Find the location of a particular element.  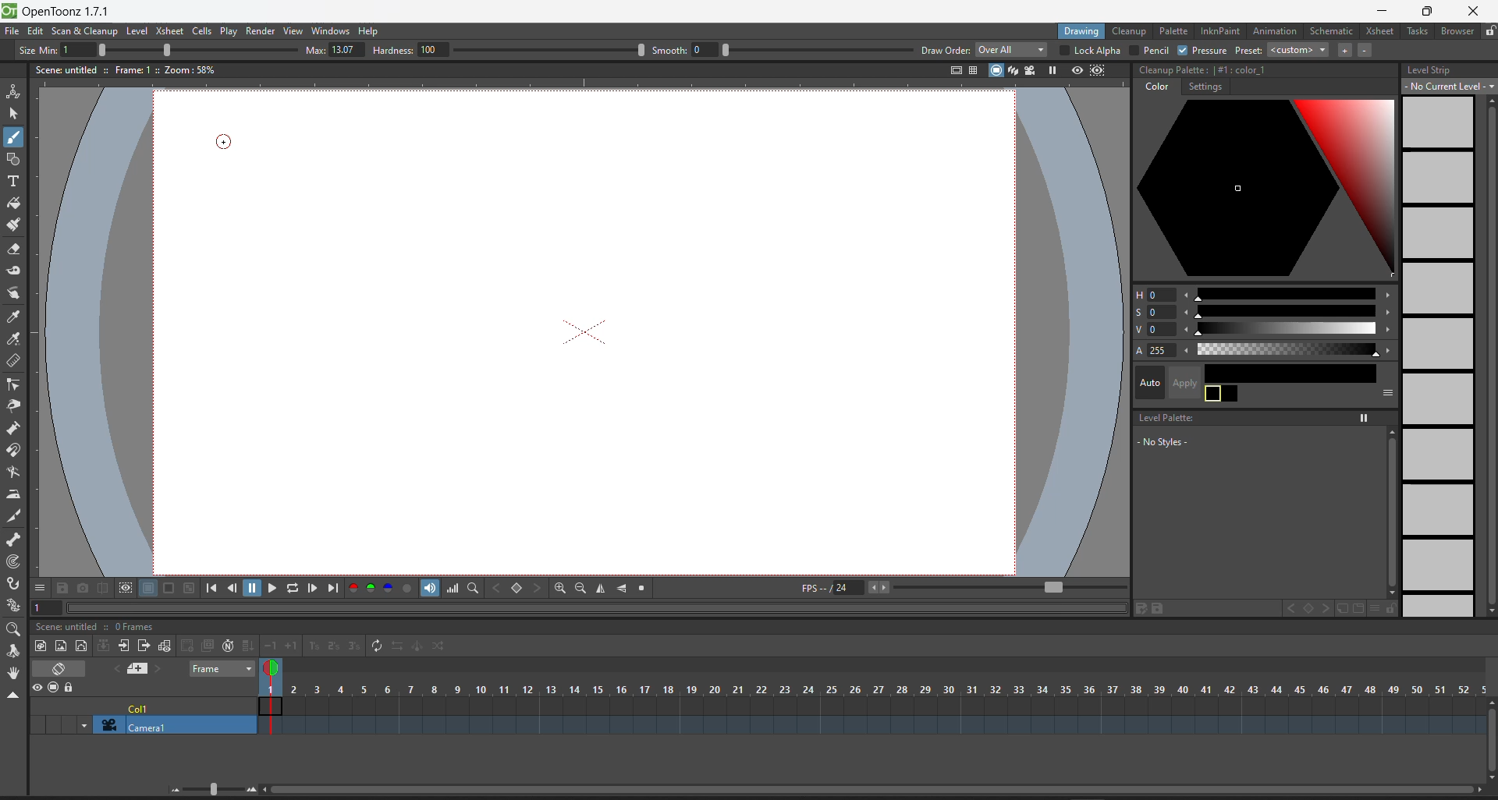

vue is located at coordinates (1149, 331).